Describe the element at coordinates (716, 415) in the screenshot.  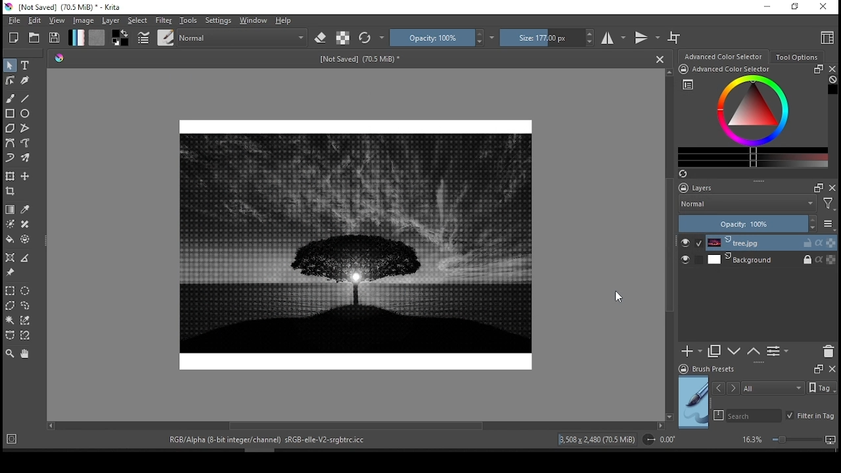
I see `search` at that location.